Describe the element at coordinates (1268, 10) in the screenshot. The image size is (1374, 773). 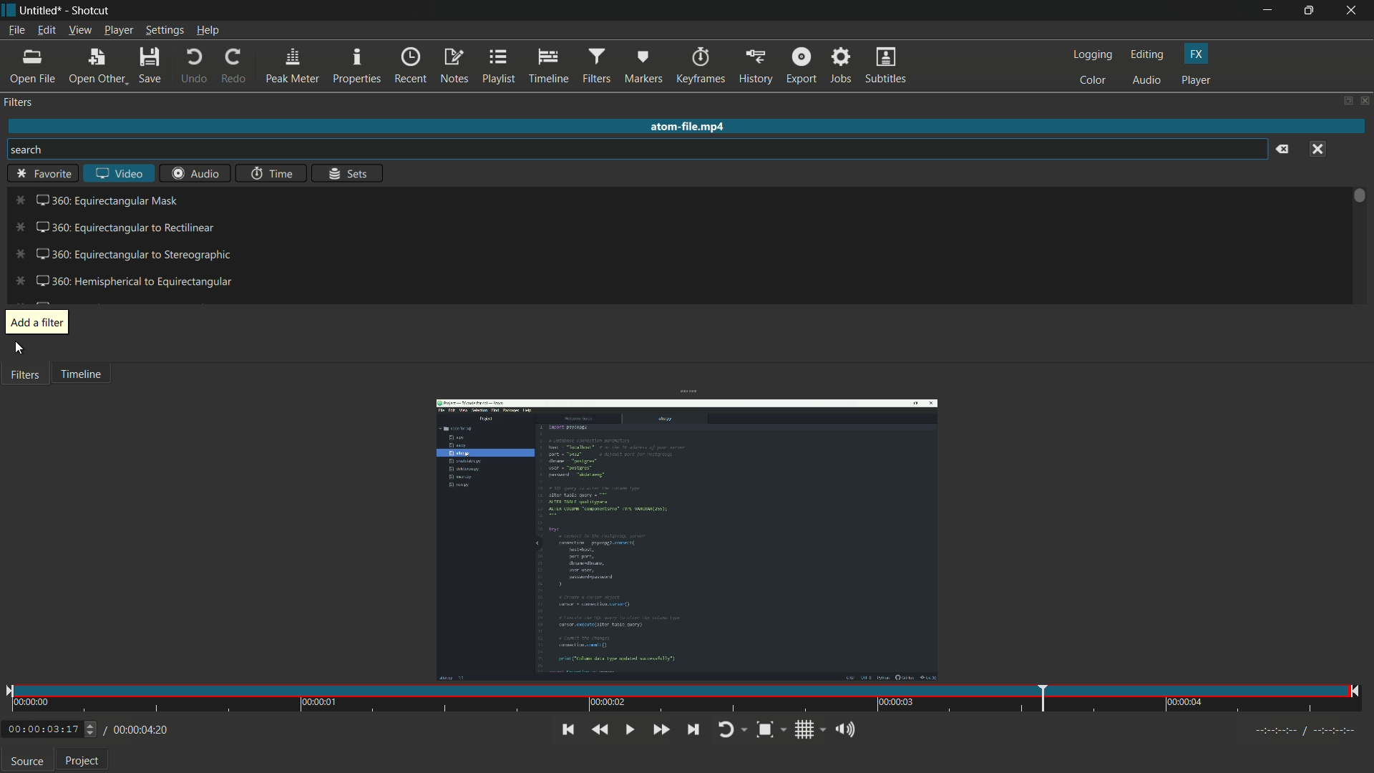
I see `minimize` at that location.